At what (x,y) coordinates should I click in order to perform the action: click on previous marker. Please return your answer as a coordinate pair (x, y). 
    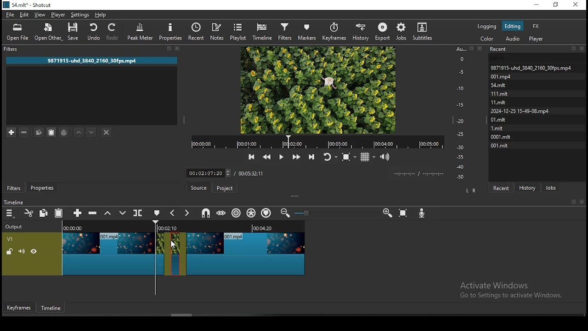
    Looking at the image, I should click on (172, 213).